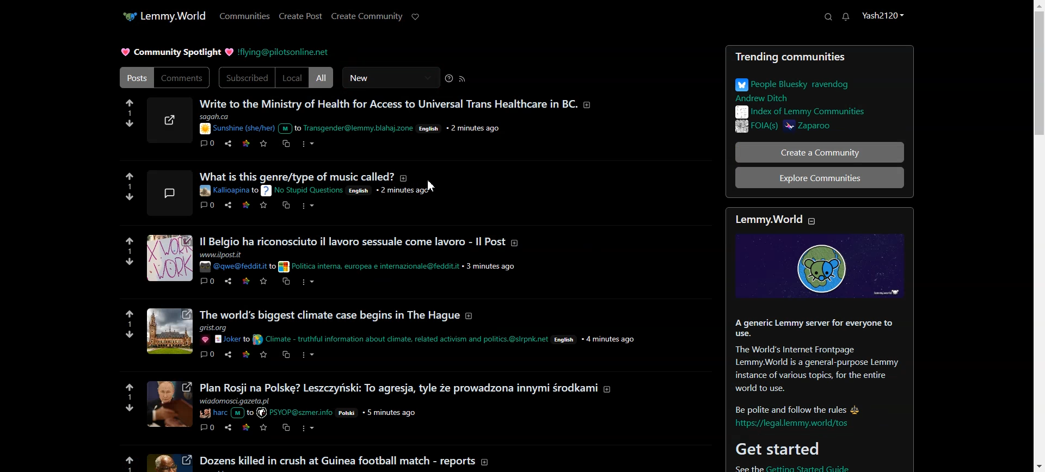  I want to click on Downvote, so click(131, 123).